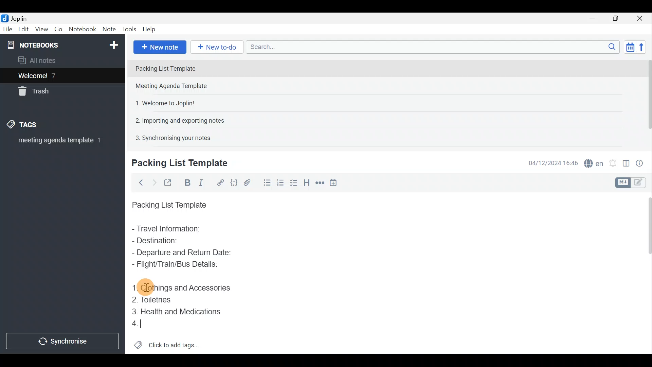  Describe the element at coordinates (153, 300) in the screenshot. I see `Toiletries` at that location.